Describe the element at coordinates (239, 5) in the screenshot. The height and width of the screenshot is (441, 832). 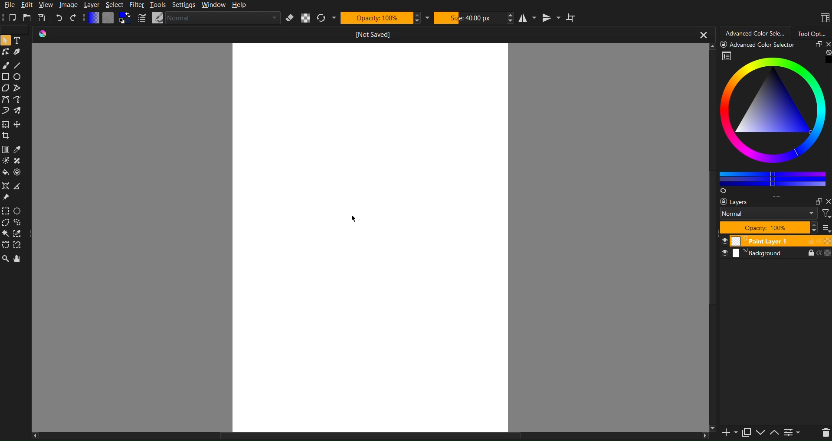
I see `Help` at that location.